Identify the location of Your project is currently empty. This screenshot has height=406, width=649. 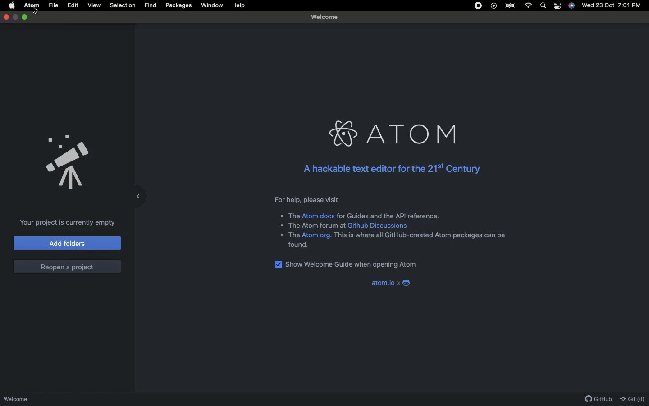
(68, 222).